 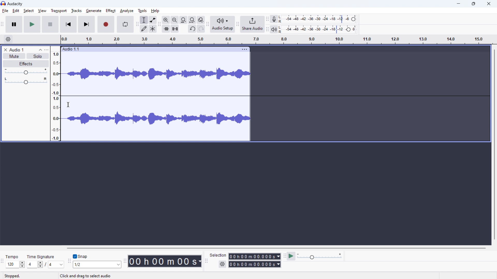 I want to click on fit project to width, so click(x=192, y=20).